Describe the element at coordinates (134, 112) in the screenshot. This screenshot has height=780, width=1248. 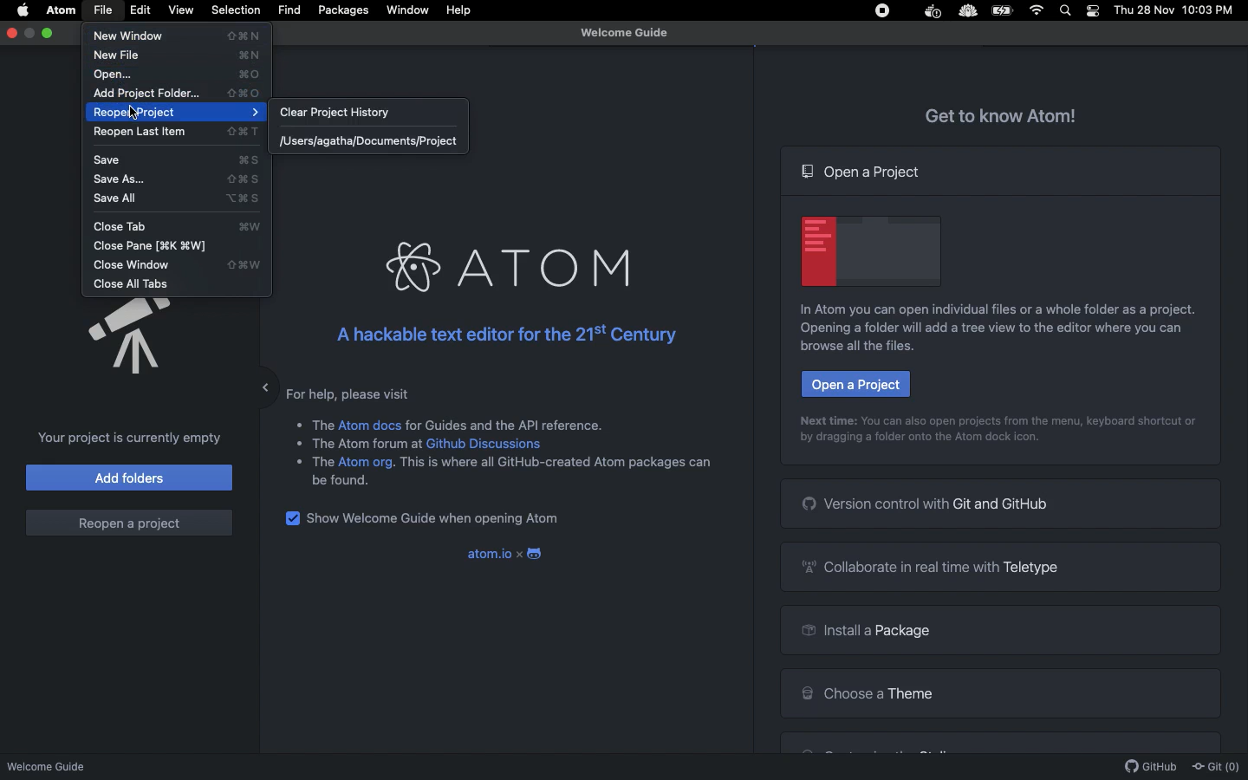
I see `crusor` at that location.